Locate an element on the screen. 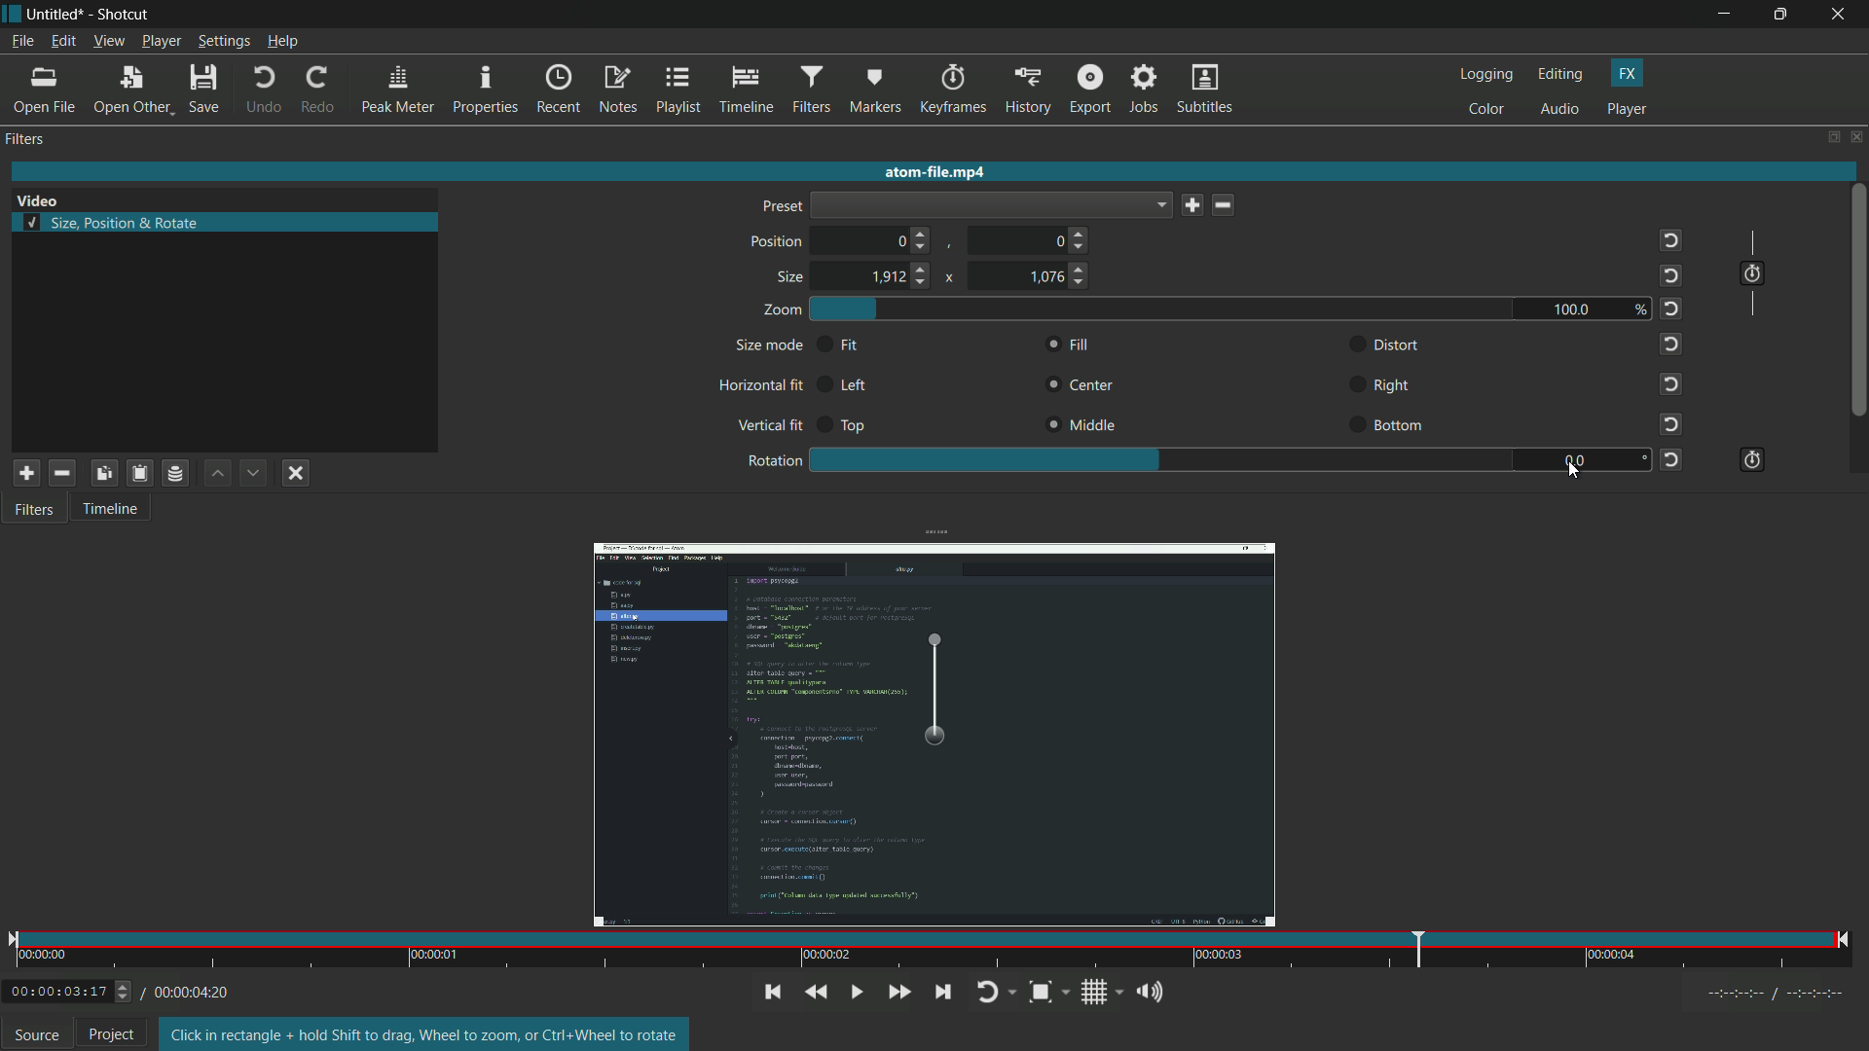 This screenshot has height=1051, width=1869. maximize is located at coordinates (1785, 15).